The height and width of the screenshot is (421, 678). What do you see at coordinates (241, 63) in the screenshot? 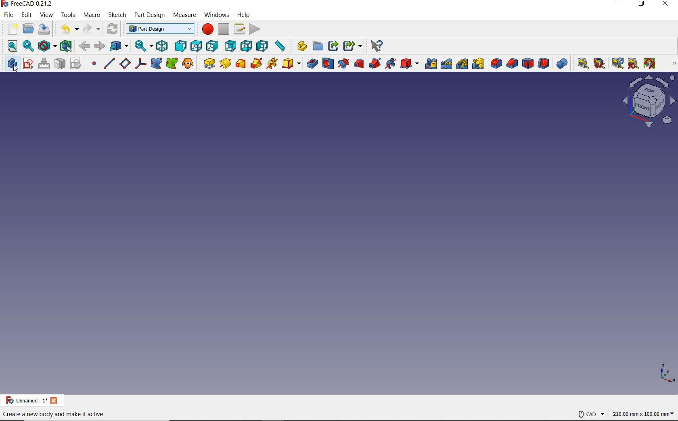
I see `ADDITIVE LOFT` at bounding box center [241, 63].